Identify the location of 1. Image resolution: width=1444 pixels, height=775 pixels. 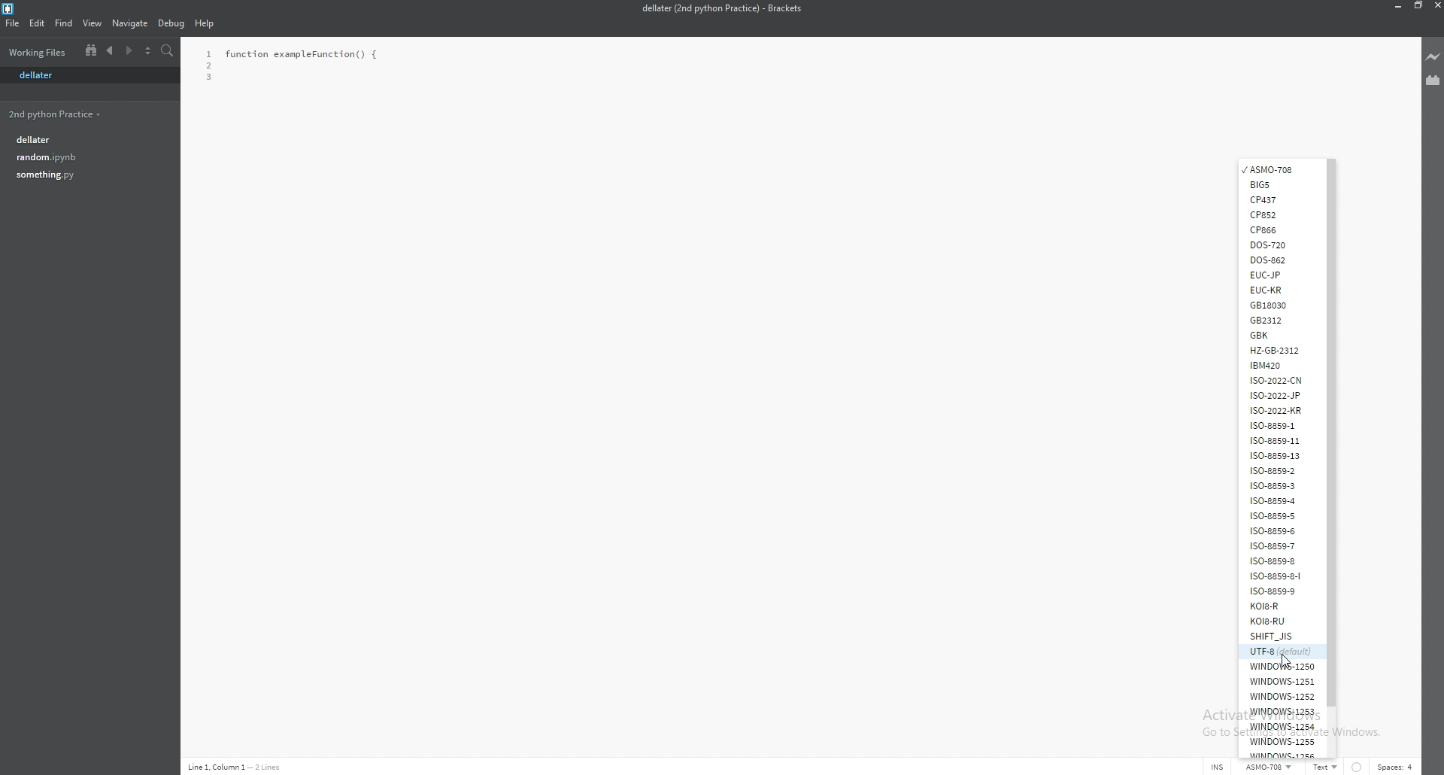
(208, 53).